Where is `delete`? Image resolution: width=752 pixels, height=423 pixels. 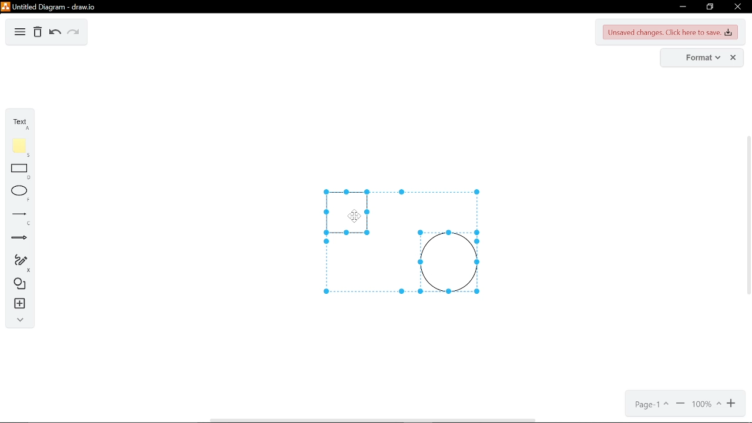
delete is located at coordinates (38, 33).